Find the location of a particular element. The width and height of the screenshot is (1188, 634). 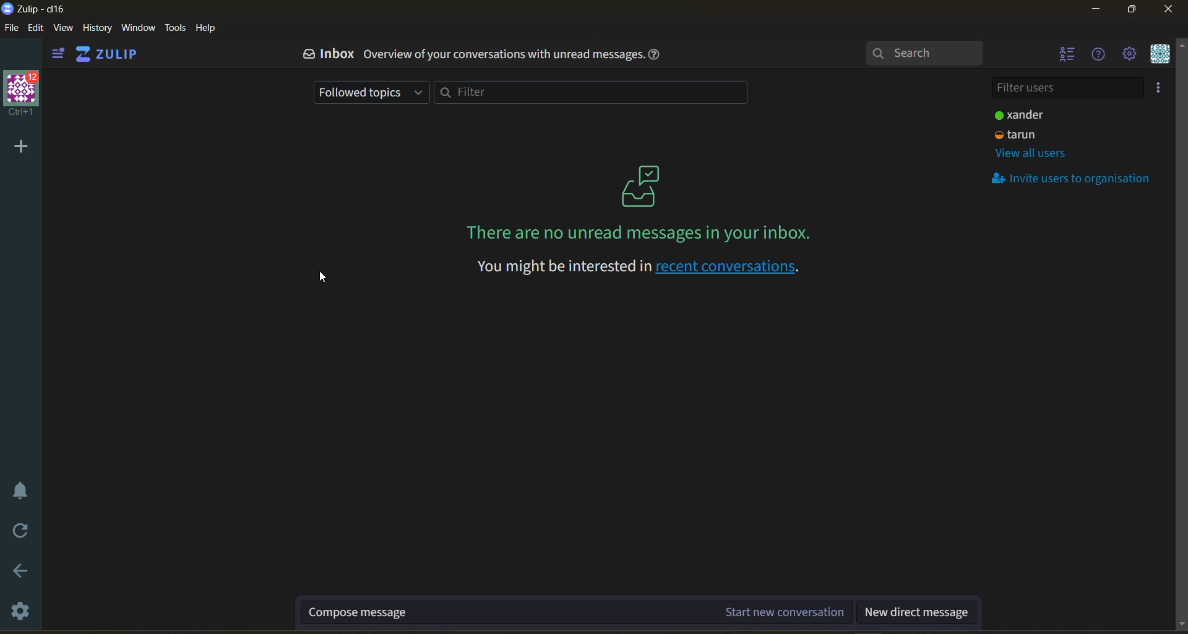

inbox overview of your conversation with unread messages is located at coordinates (471, 54).